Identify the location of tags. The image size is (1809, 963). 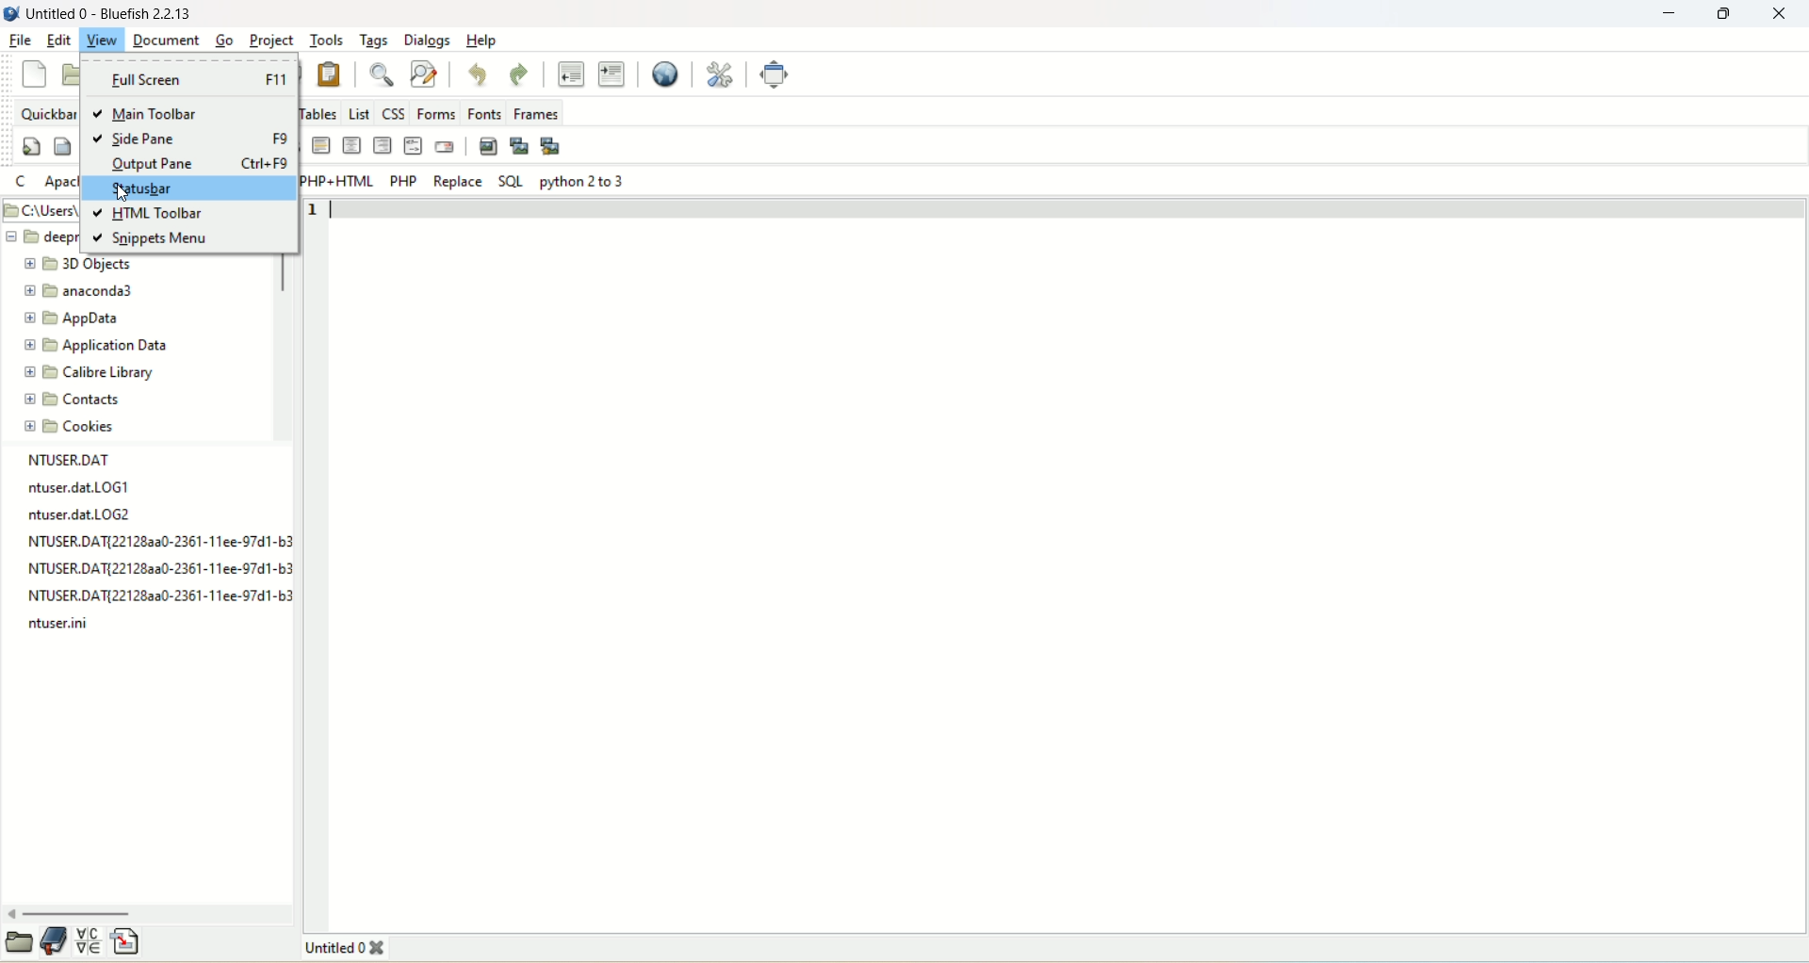
(371, 41).